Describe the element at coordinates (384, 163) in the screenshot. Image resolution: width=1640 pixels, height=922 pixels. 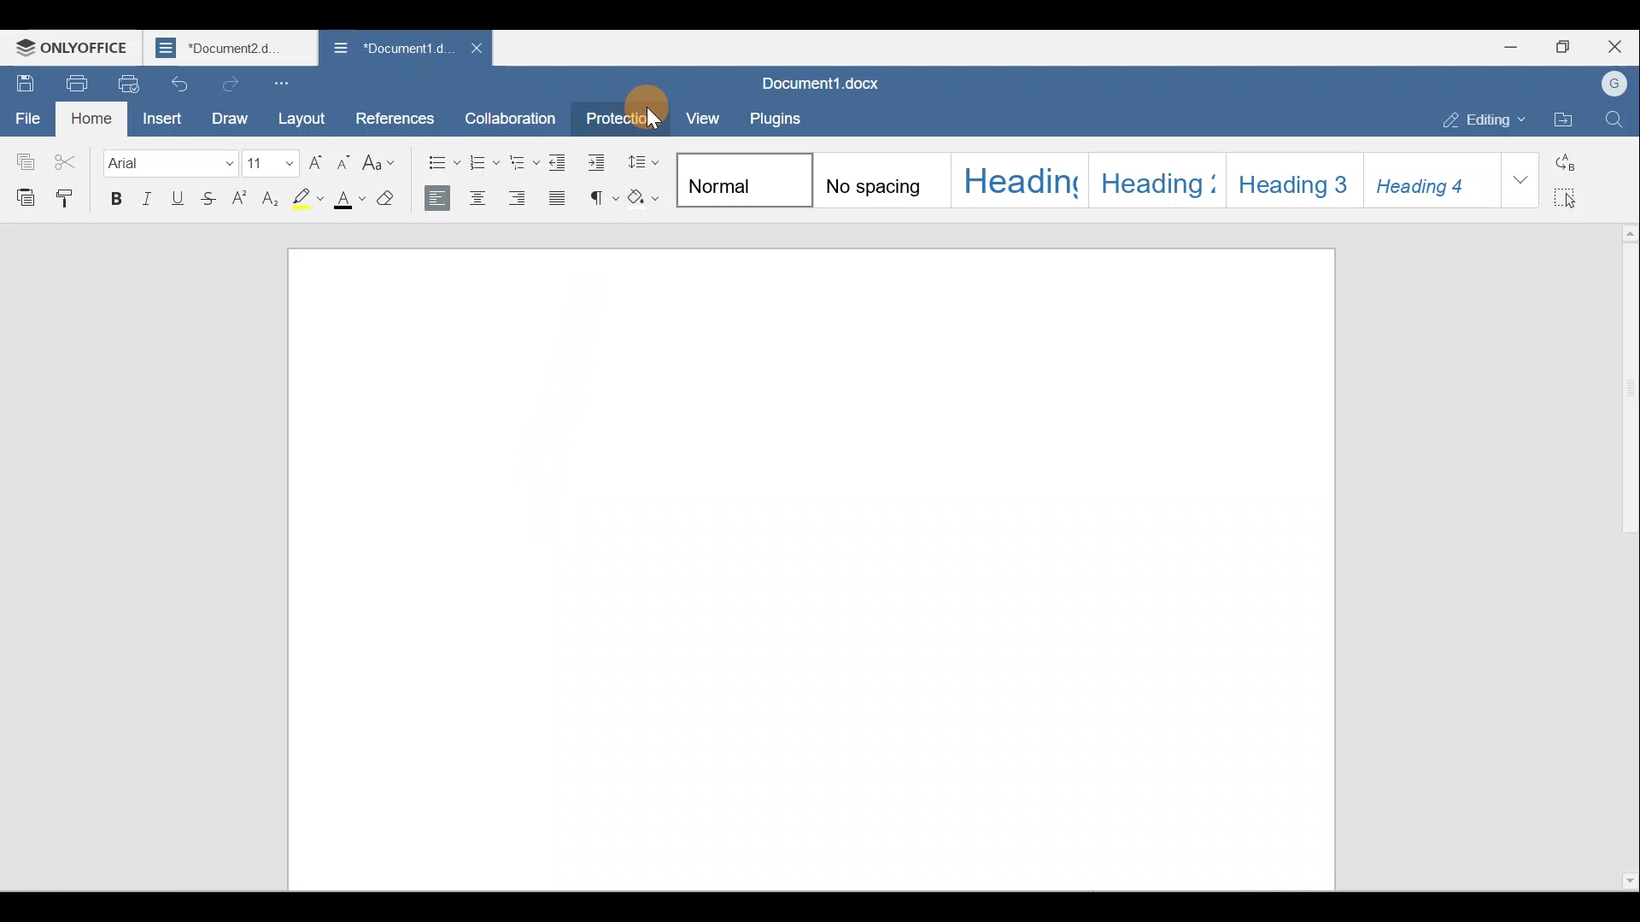
I see `Change case` at that location.